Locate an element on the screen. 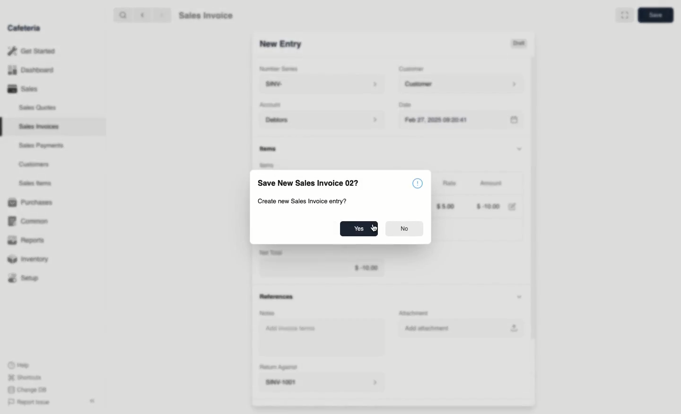 Image resolution: width=681 pixels, height=414 pixels. ‘Common is located at coordinates (28, 221).